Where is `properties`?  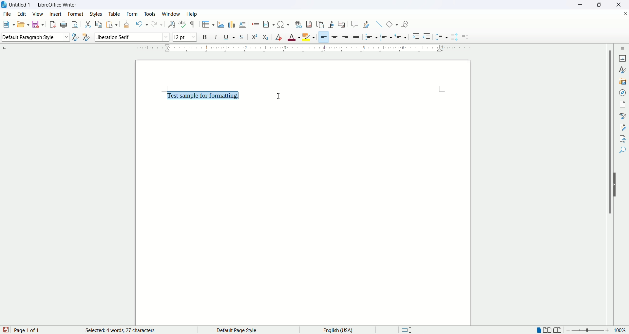
properties is located at coordinates (622, 58).